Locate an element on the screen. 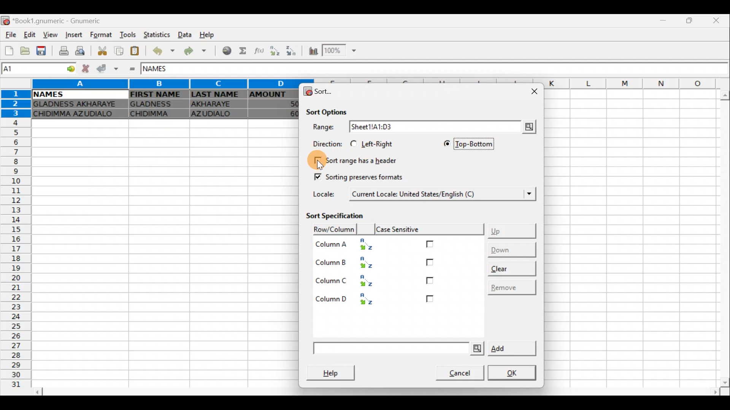 The image size is (730, 410). Sort is located at coordinates (319, 91).